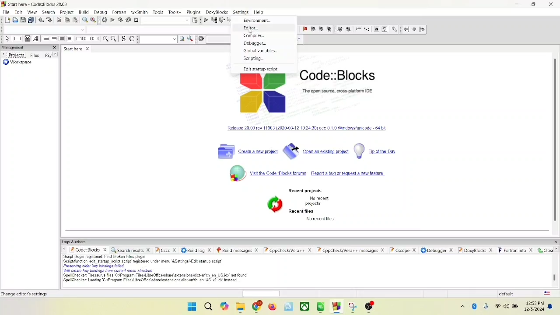 The height and width of the screenshot is (315, 560). What do you see at coordinates (165, 249) in the screenshot?
I see `cccc` at bounding box center [165, 249].